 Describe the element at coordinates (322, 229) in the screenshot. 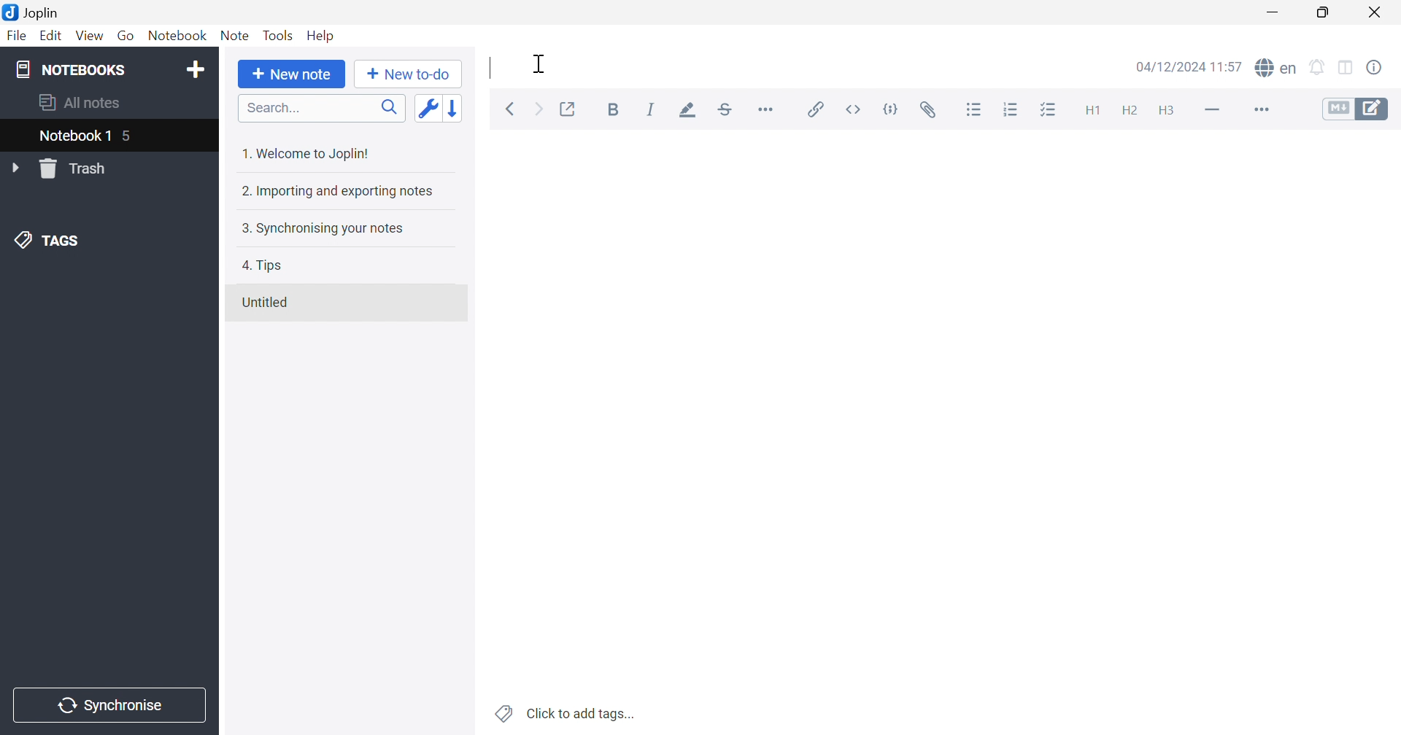

I see `3. Synchronising your notes` at that location.